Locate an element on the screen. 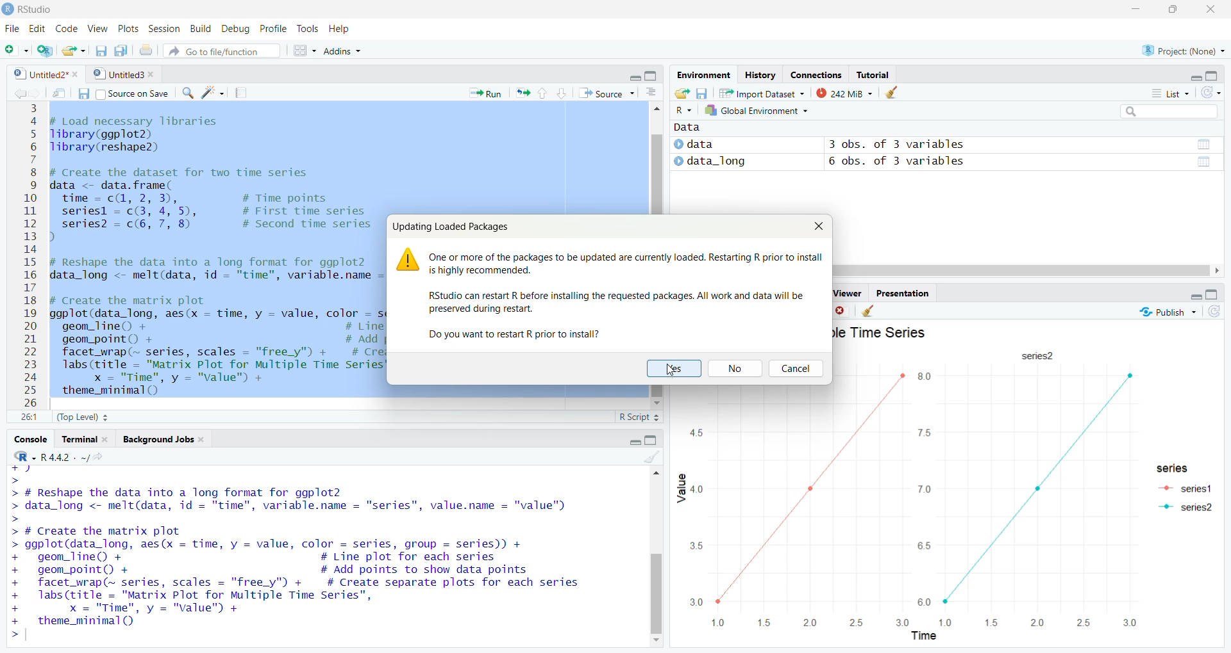  Help is located at coordinates (339, 28).